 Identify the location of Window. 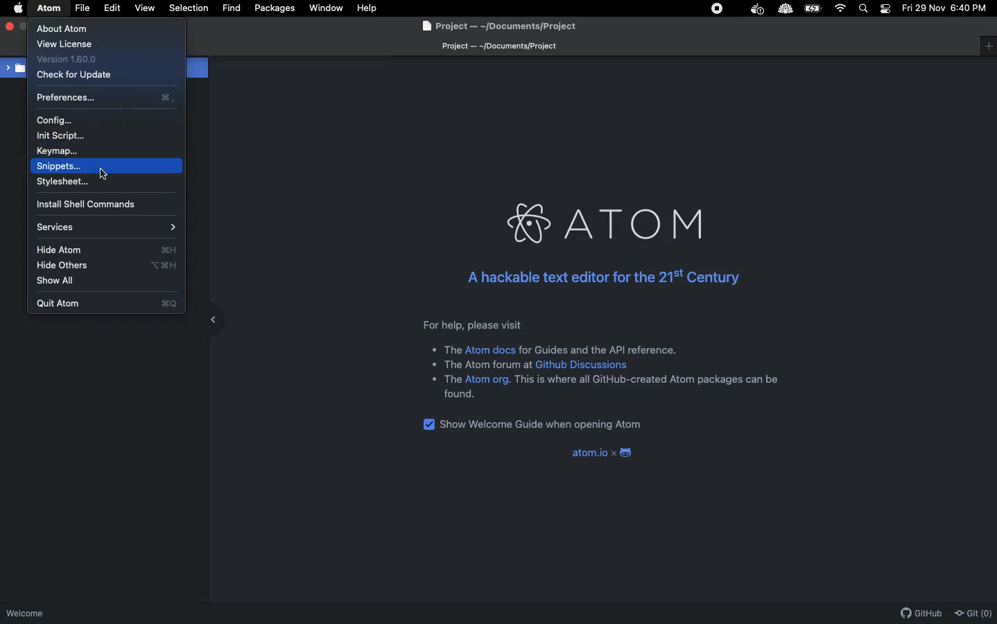
(329, 8).